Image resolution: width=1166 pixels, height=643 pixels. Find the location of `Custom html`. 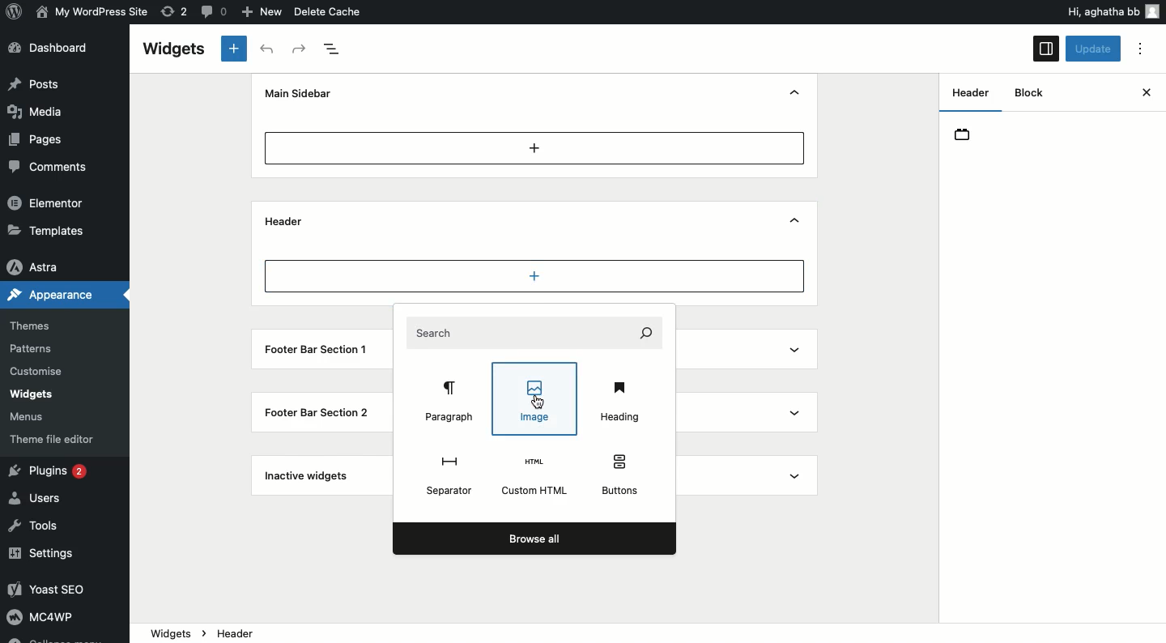

Custom html is located at coordinates (535, 476).